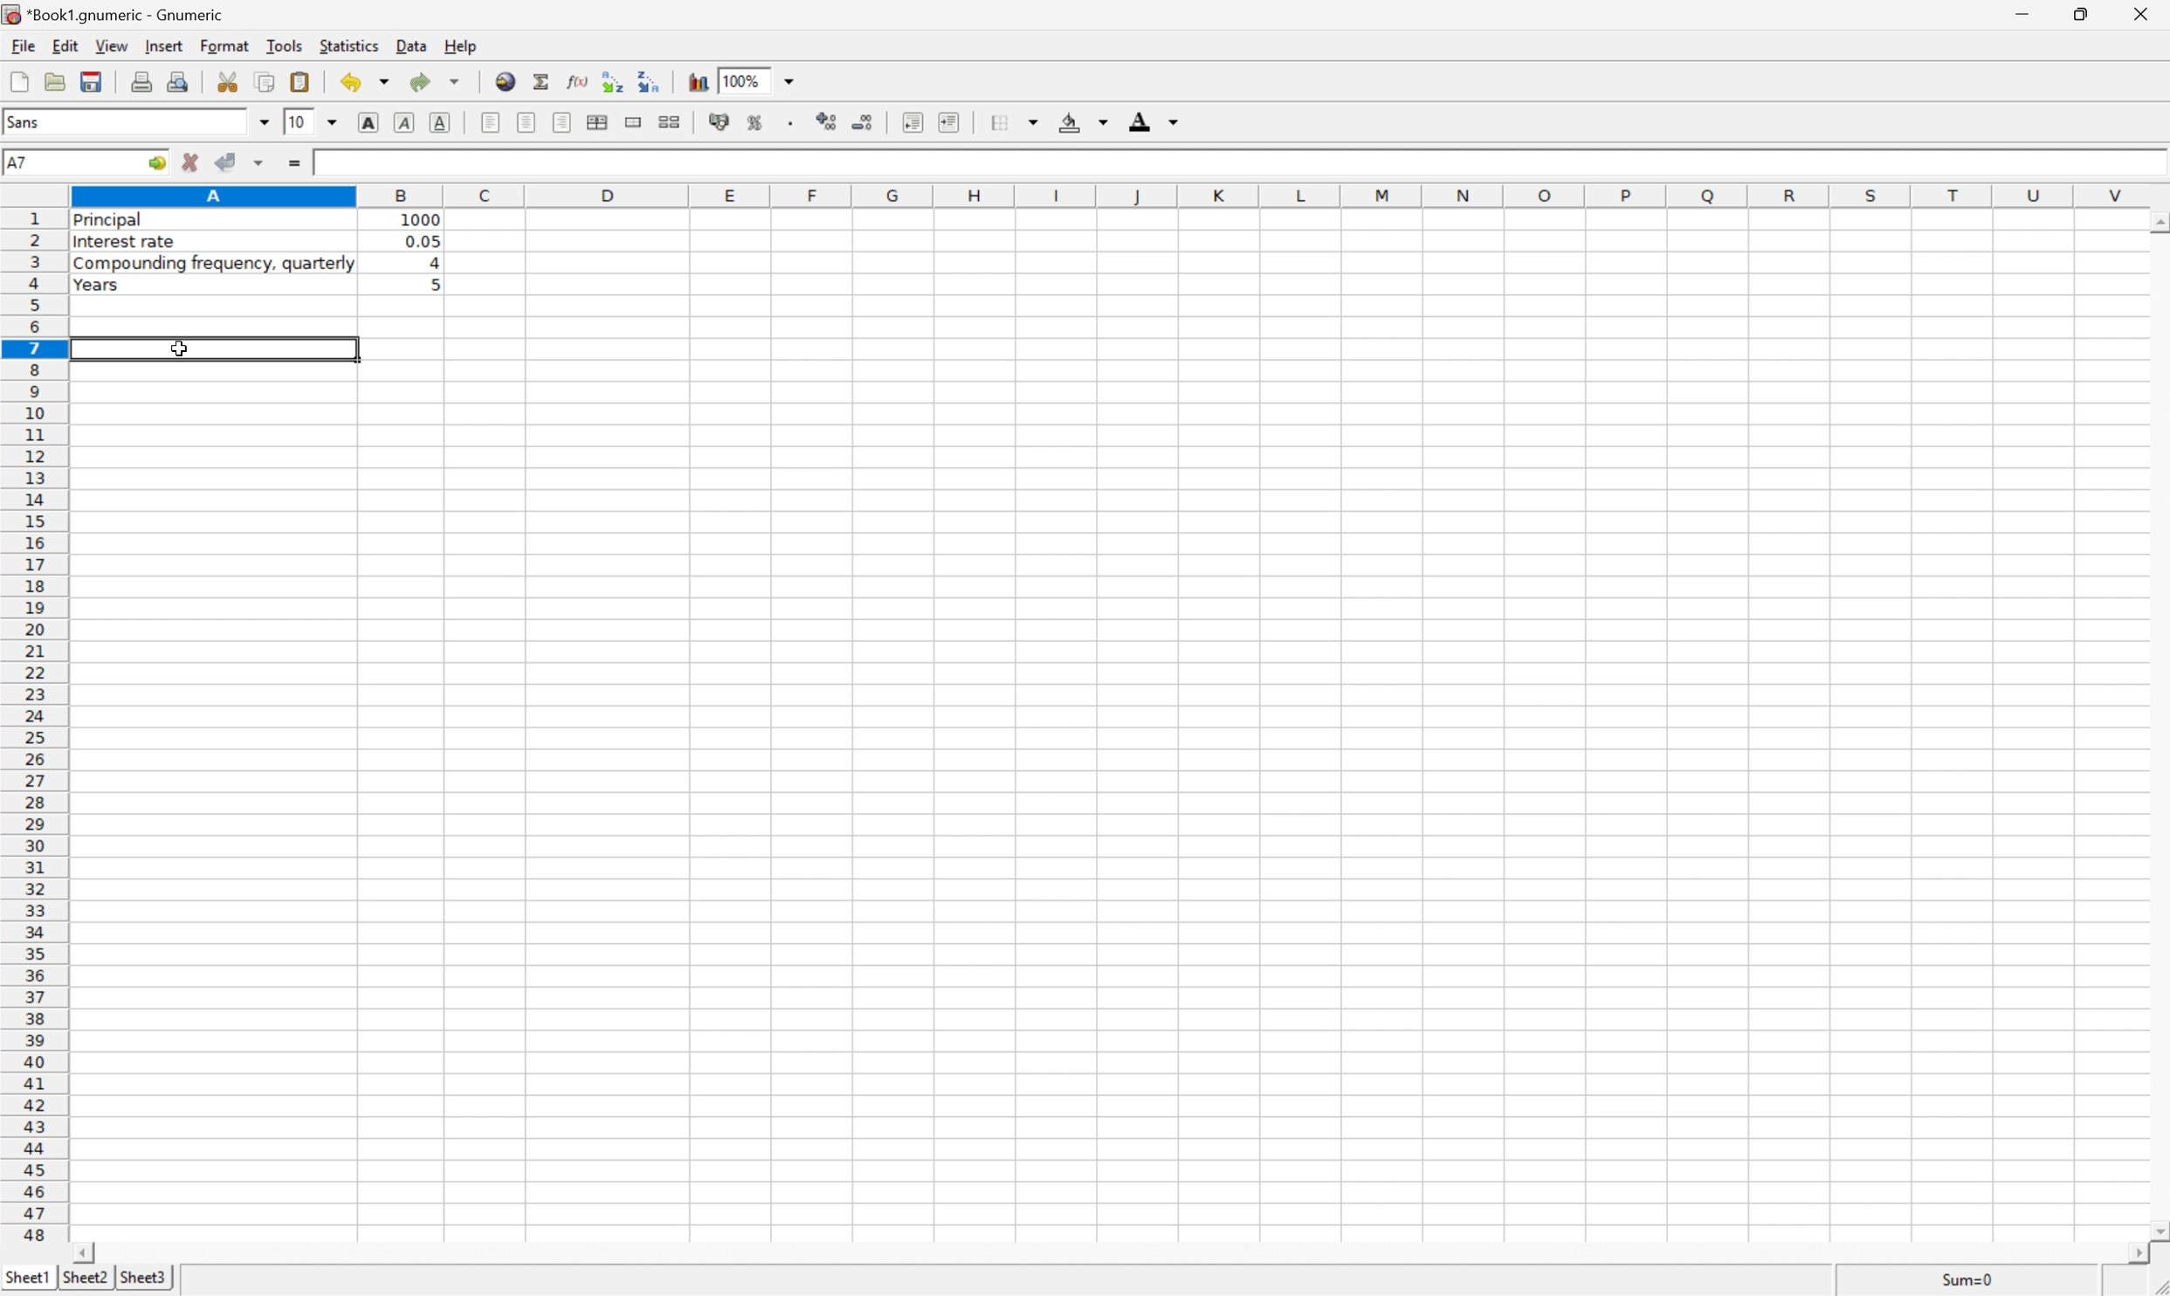 The image size is (2170, 1296). Describe the element at coordinates (436, 261) in the screenshot. I see `4` at that location.